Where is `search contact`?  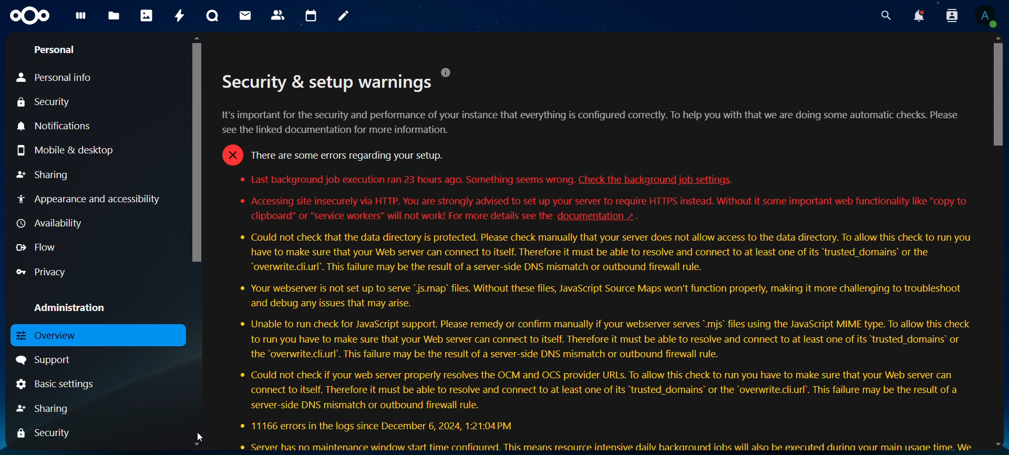
search contact is located at coordinates (950, 15).